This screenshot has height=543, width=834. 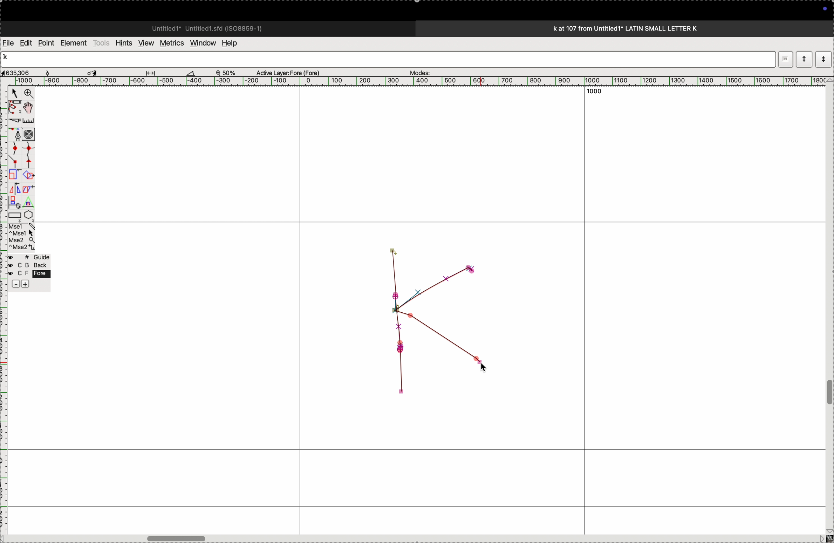 I want to click on K, so click(x=8, y=58).